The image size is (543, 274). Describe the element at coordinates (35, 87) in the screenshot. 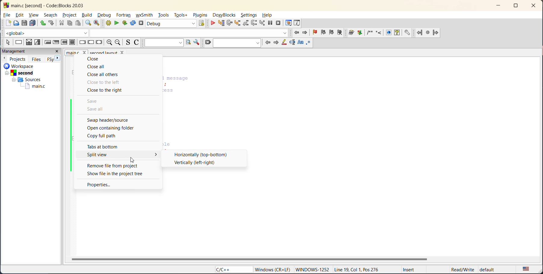

I see `main.c` at that location.